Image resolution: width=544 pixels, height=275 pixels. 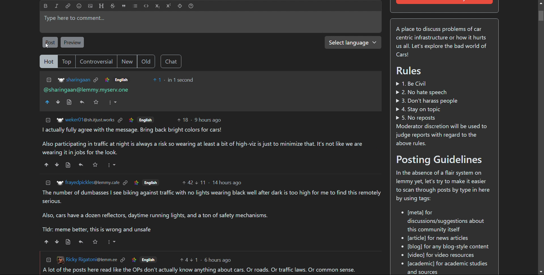 What do you see at coordinates (46, 6) in the screenshot?
I see `bold` at bounding box center [46, 6].